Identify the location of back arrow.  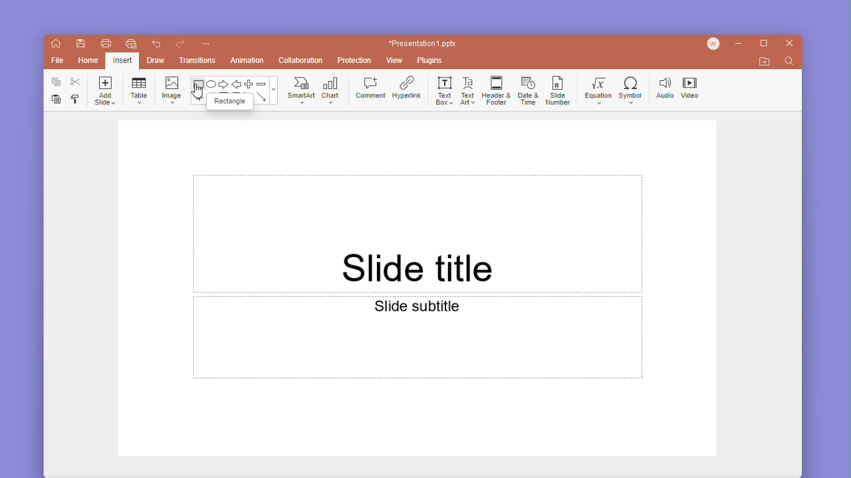
(235, 83).